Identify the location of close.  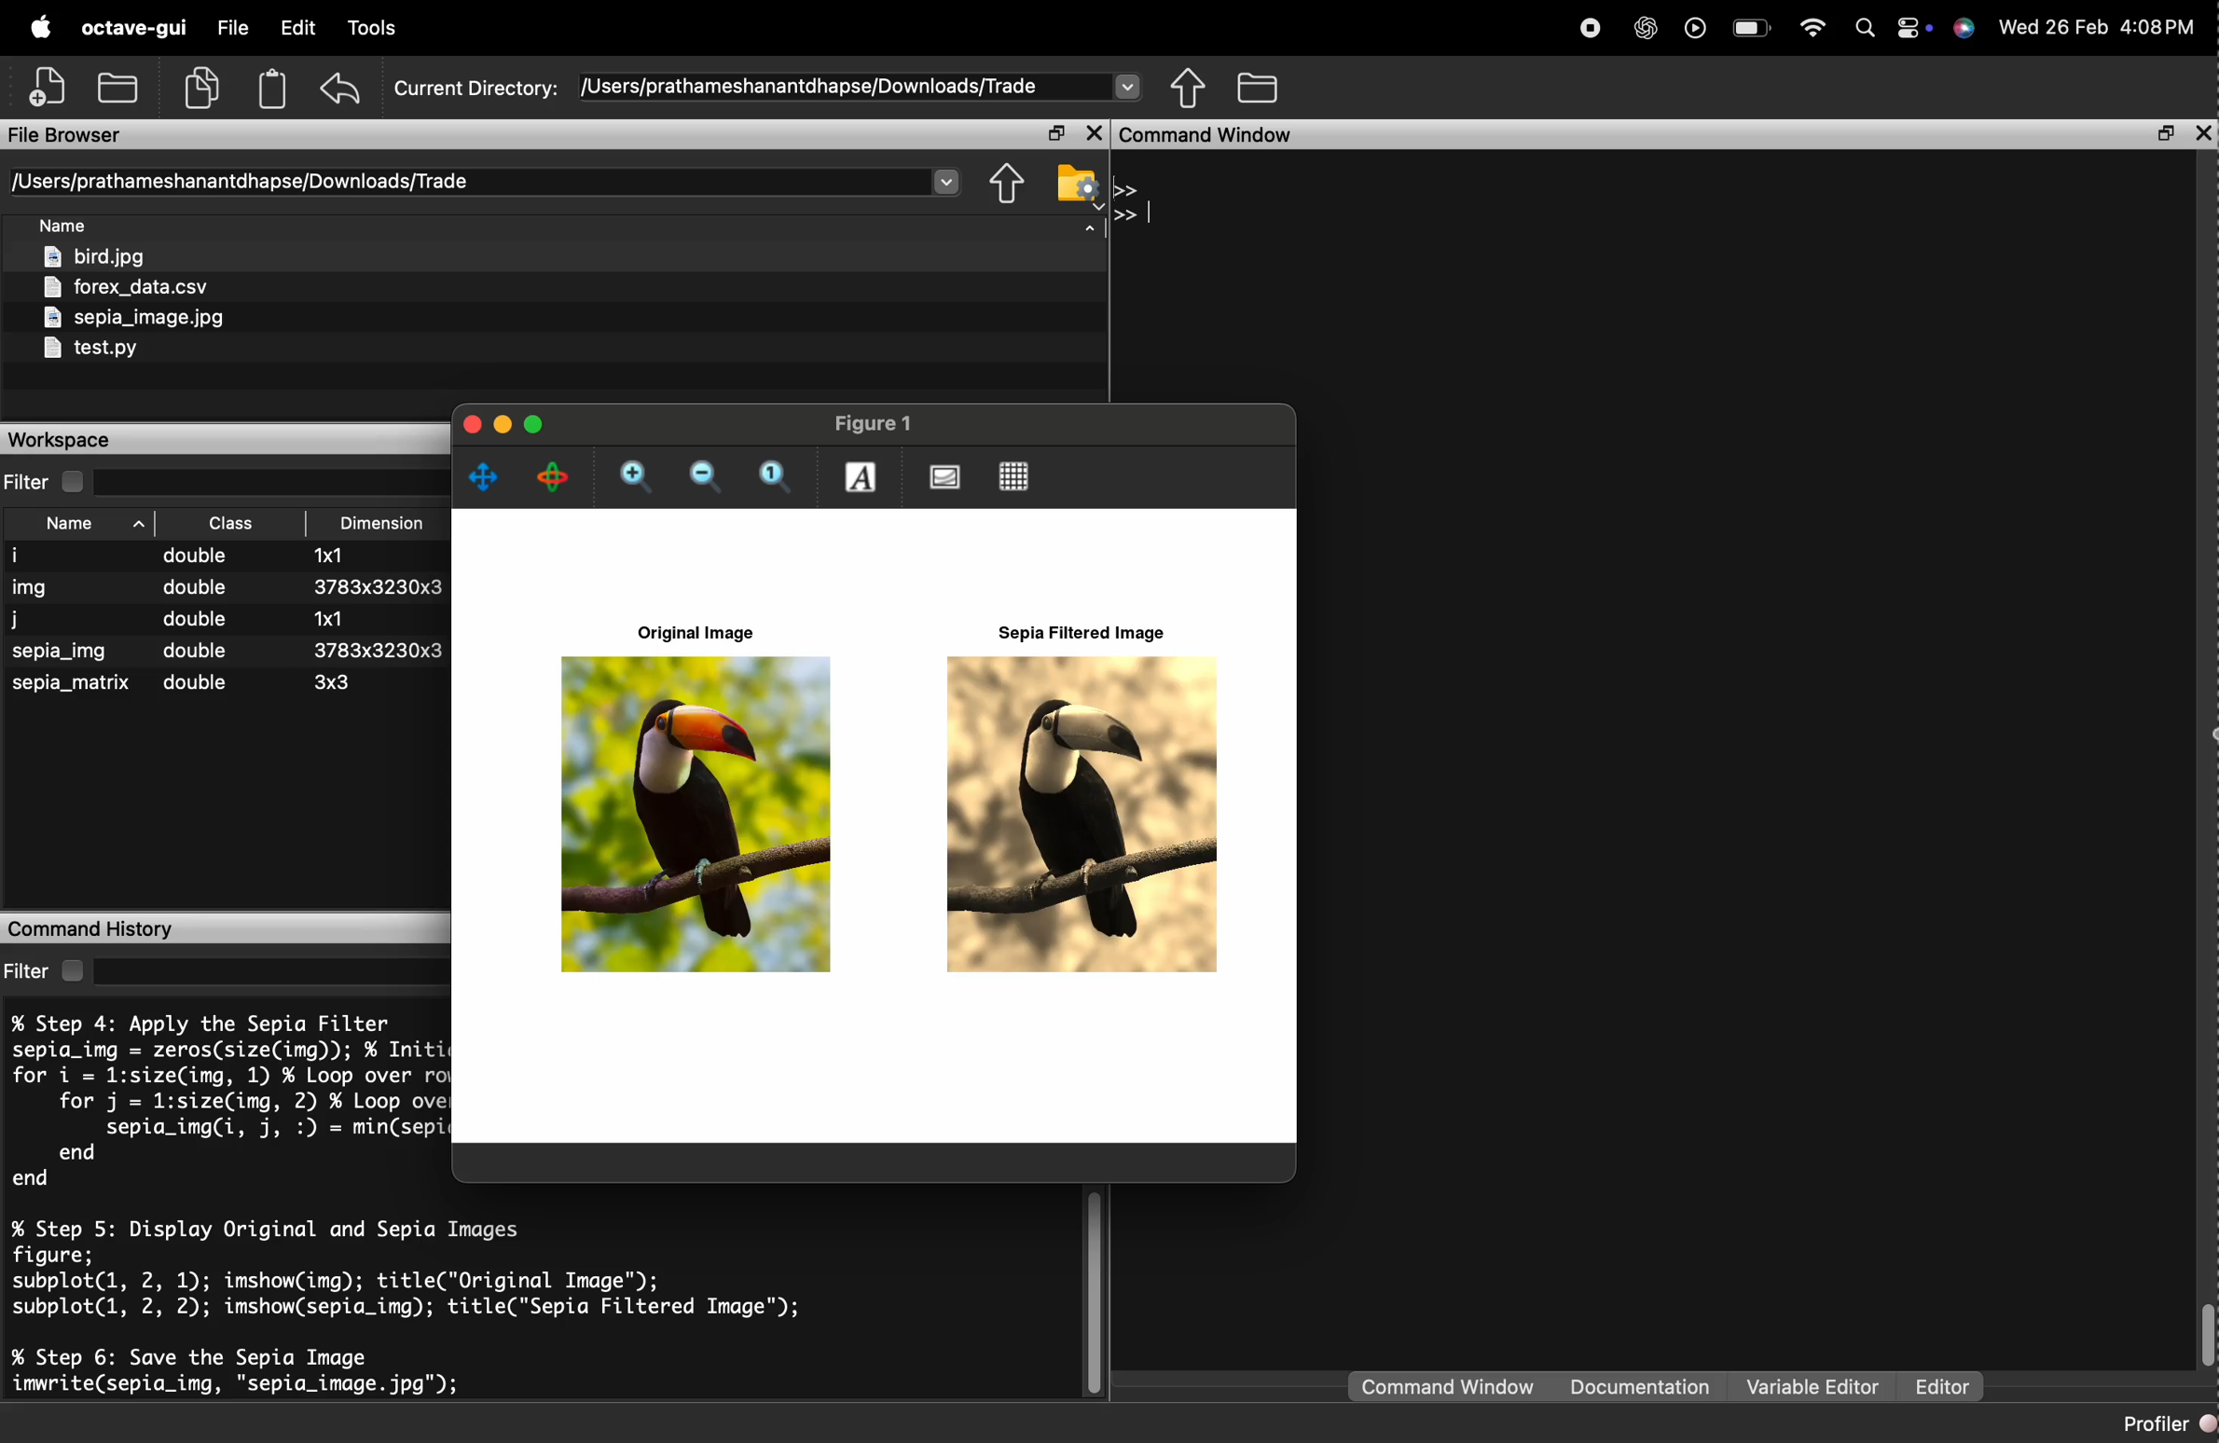
(1096, 132).